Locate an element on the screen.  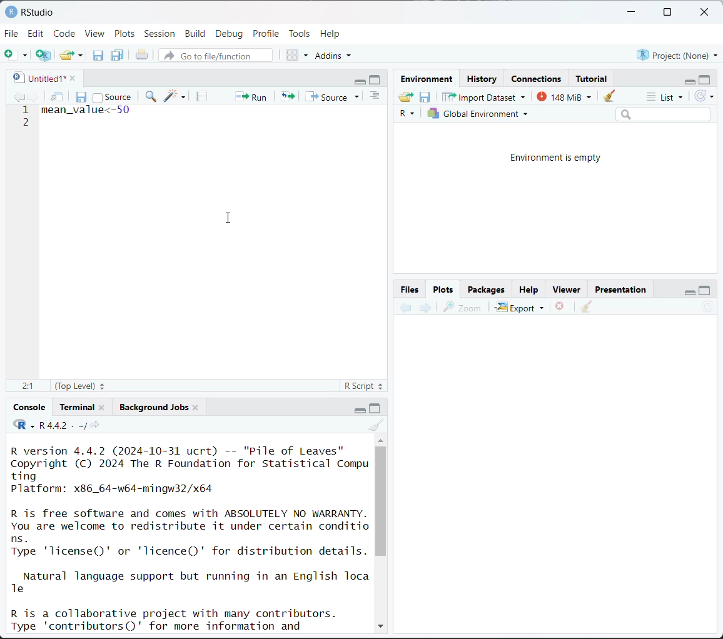
save workspace as is located at coordinates (425, 98).